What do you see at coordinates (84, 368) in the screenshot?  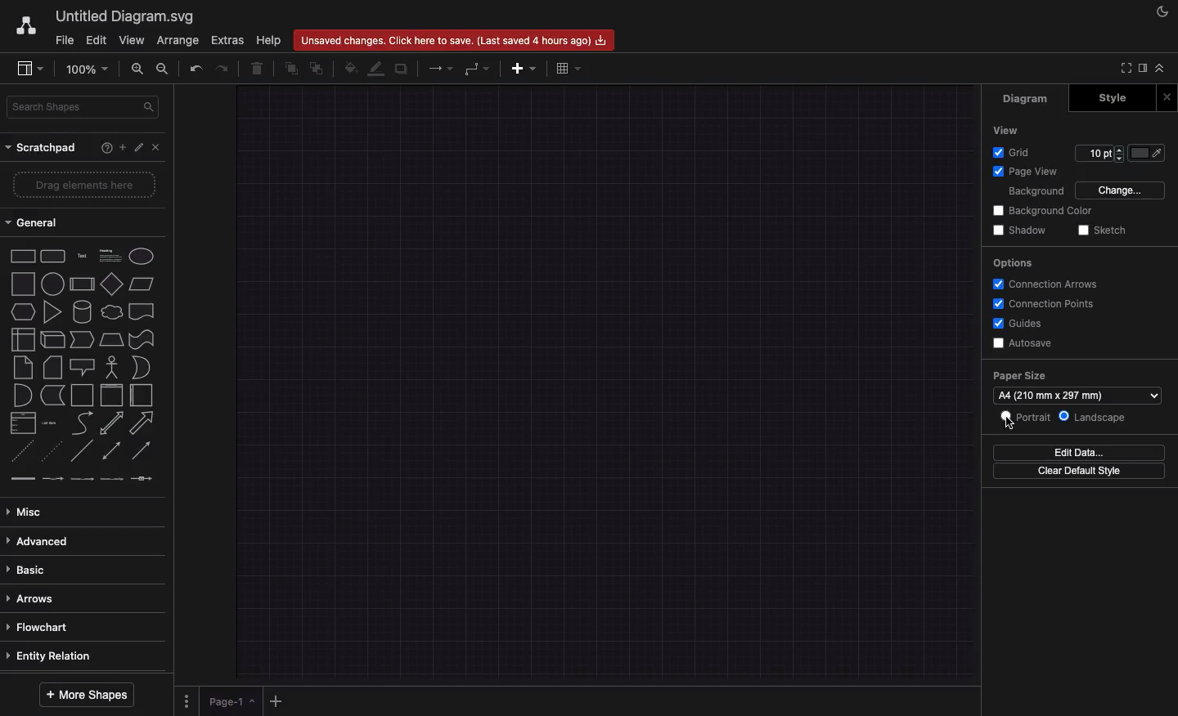 I see `Shapes` at bounding box center [84, 368].